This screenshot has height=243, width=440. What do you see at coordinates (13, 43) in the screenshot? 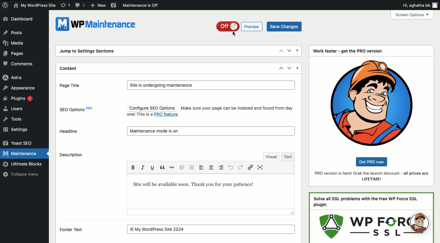
I see `Media` at bounding box center [13, 43].